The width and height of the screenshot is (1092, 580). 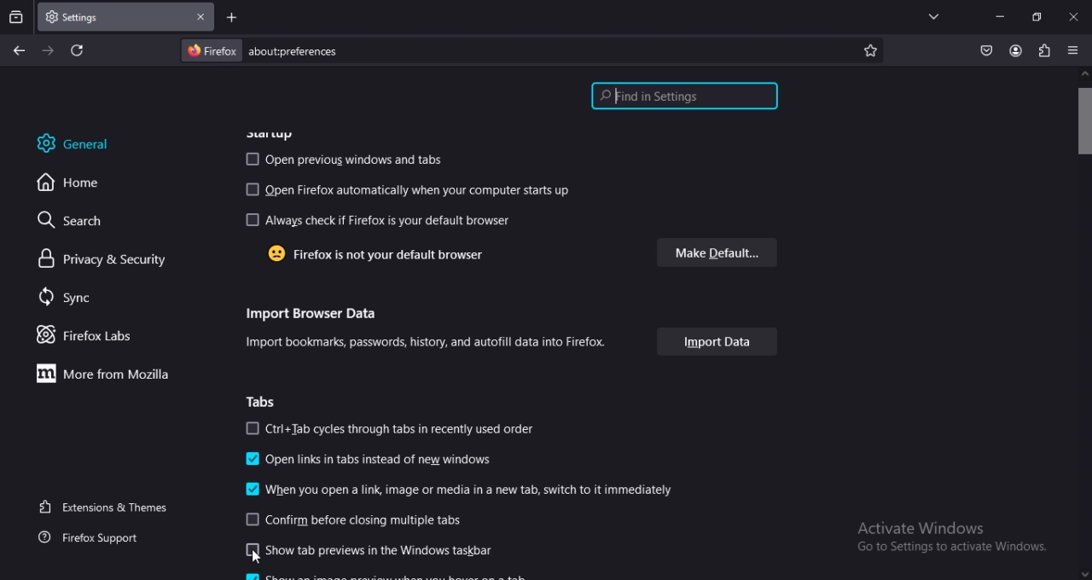 I want to click on restore down, so click(x=1036, y=17).